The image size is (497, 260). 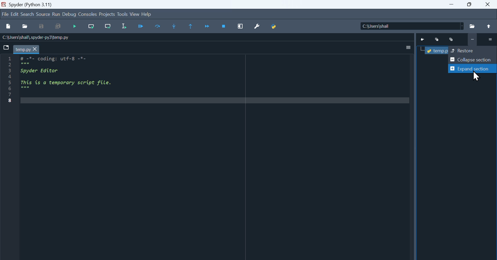 I want to click on Collapse Section, so click(x=473, y=60).